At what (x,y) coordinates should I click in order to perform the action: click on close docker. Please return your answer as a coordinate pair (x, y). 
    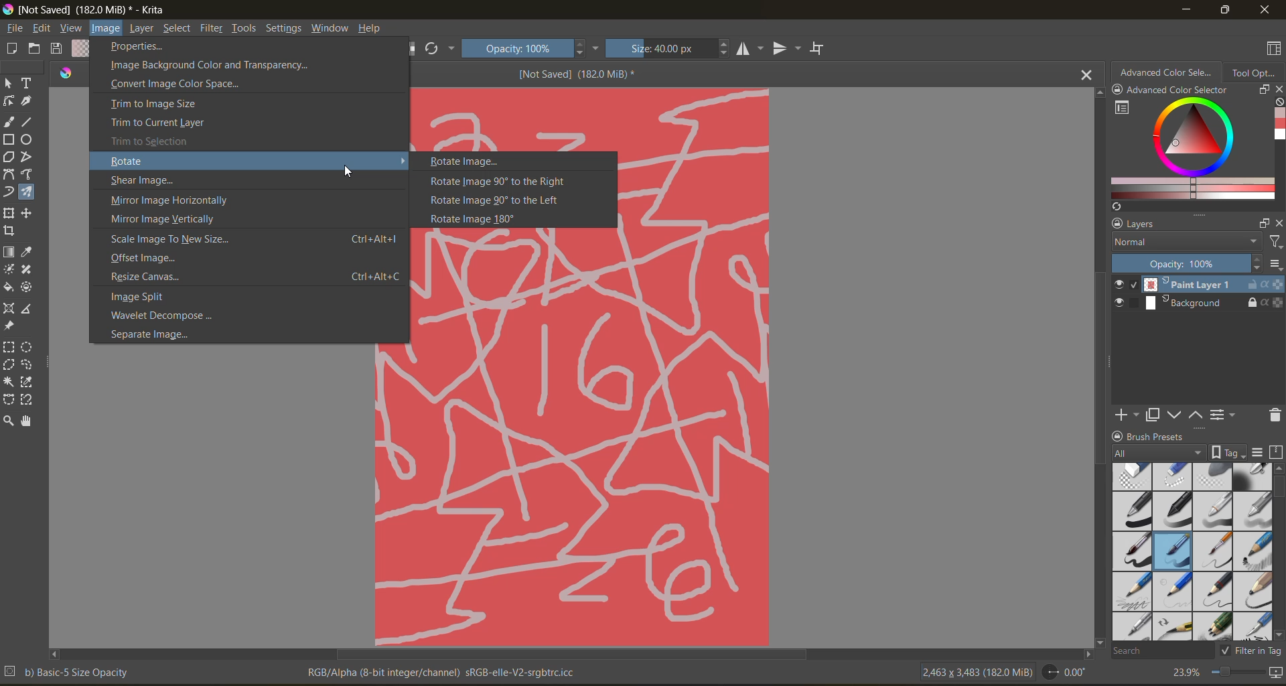
    Looking at the image, I should click on (1278, 89).